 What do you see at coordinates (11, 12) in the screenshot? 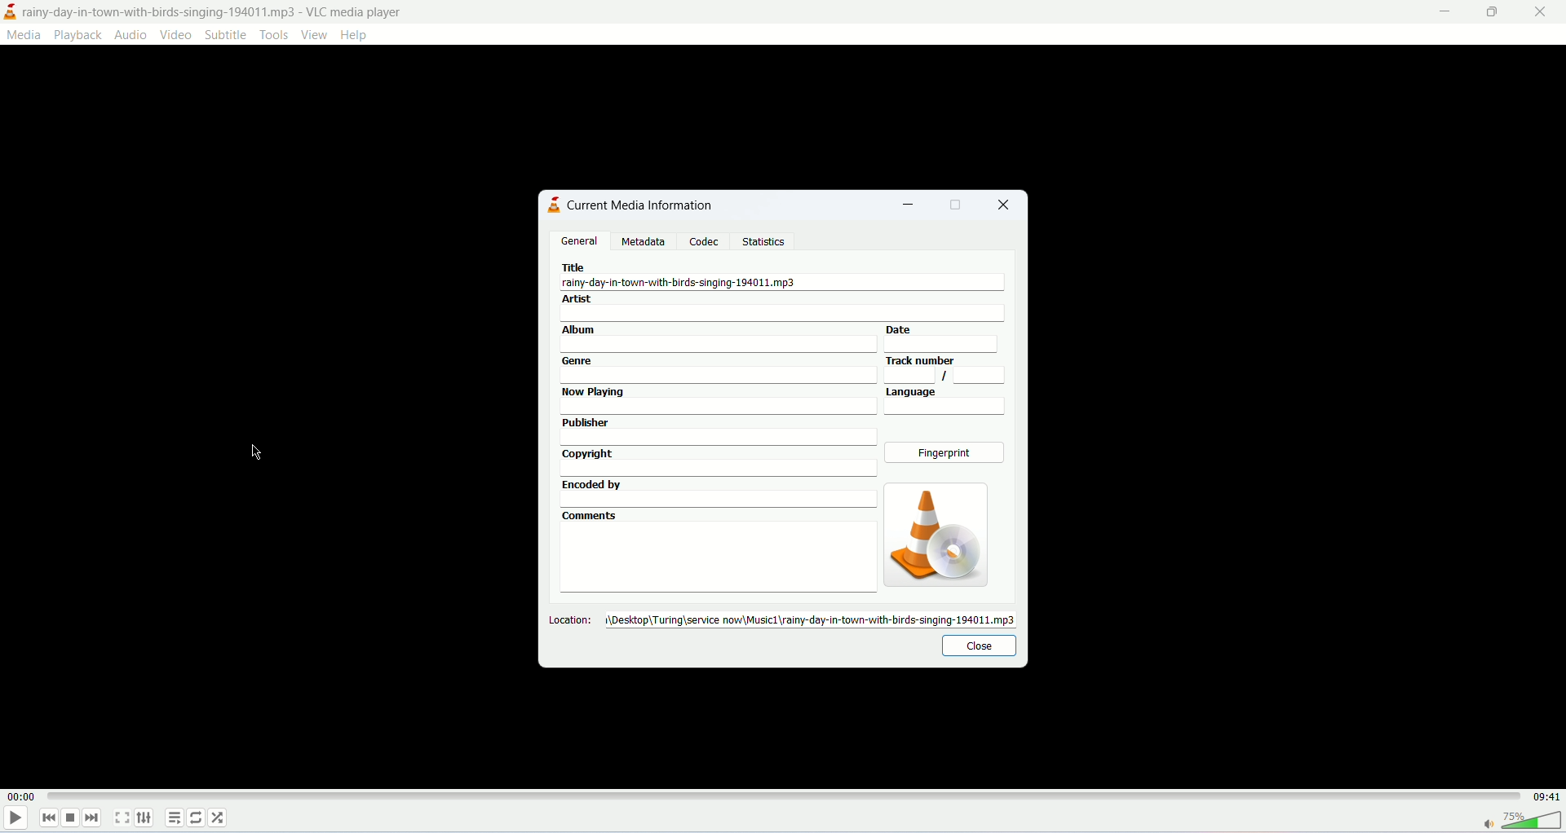
I see `logo` at bounding box center [11, 12].